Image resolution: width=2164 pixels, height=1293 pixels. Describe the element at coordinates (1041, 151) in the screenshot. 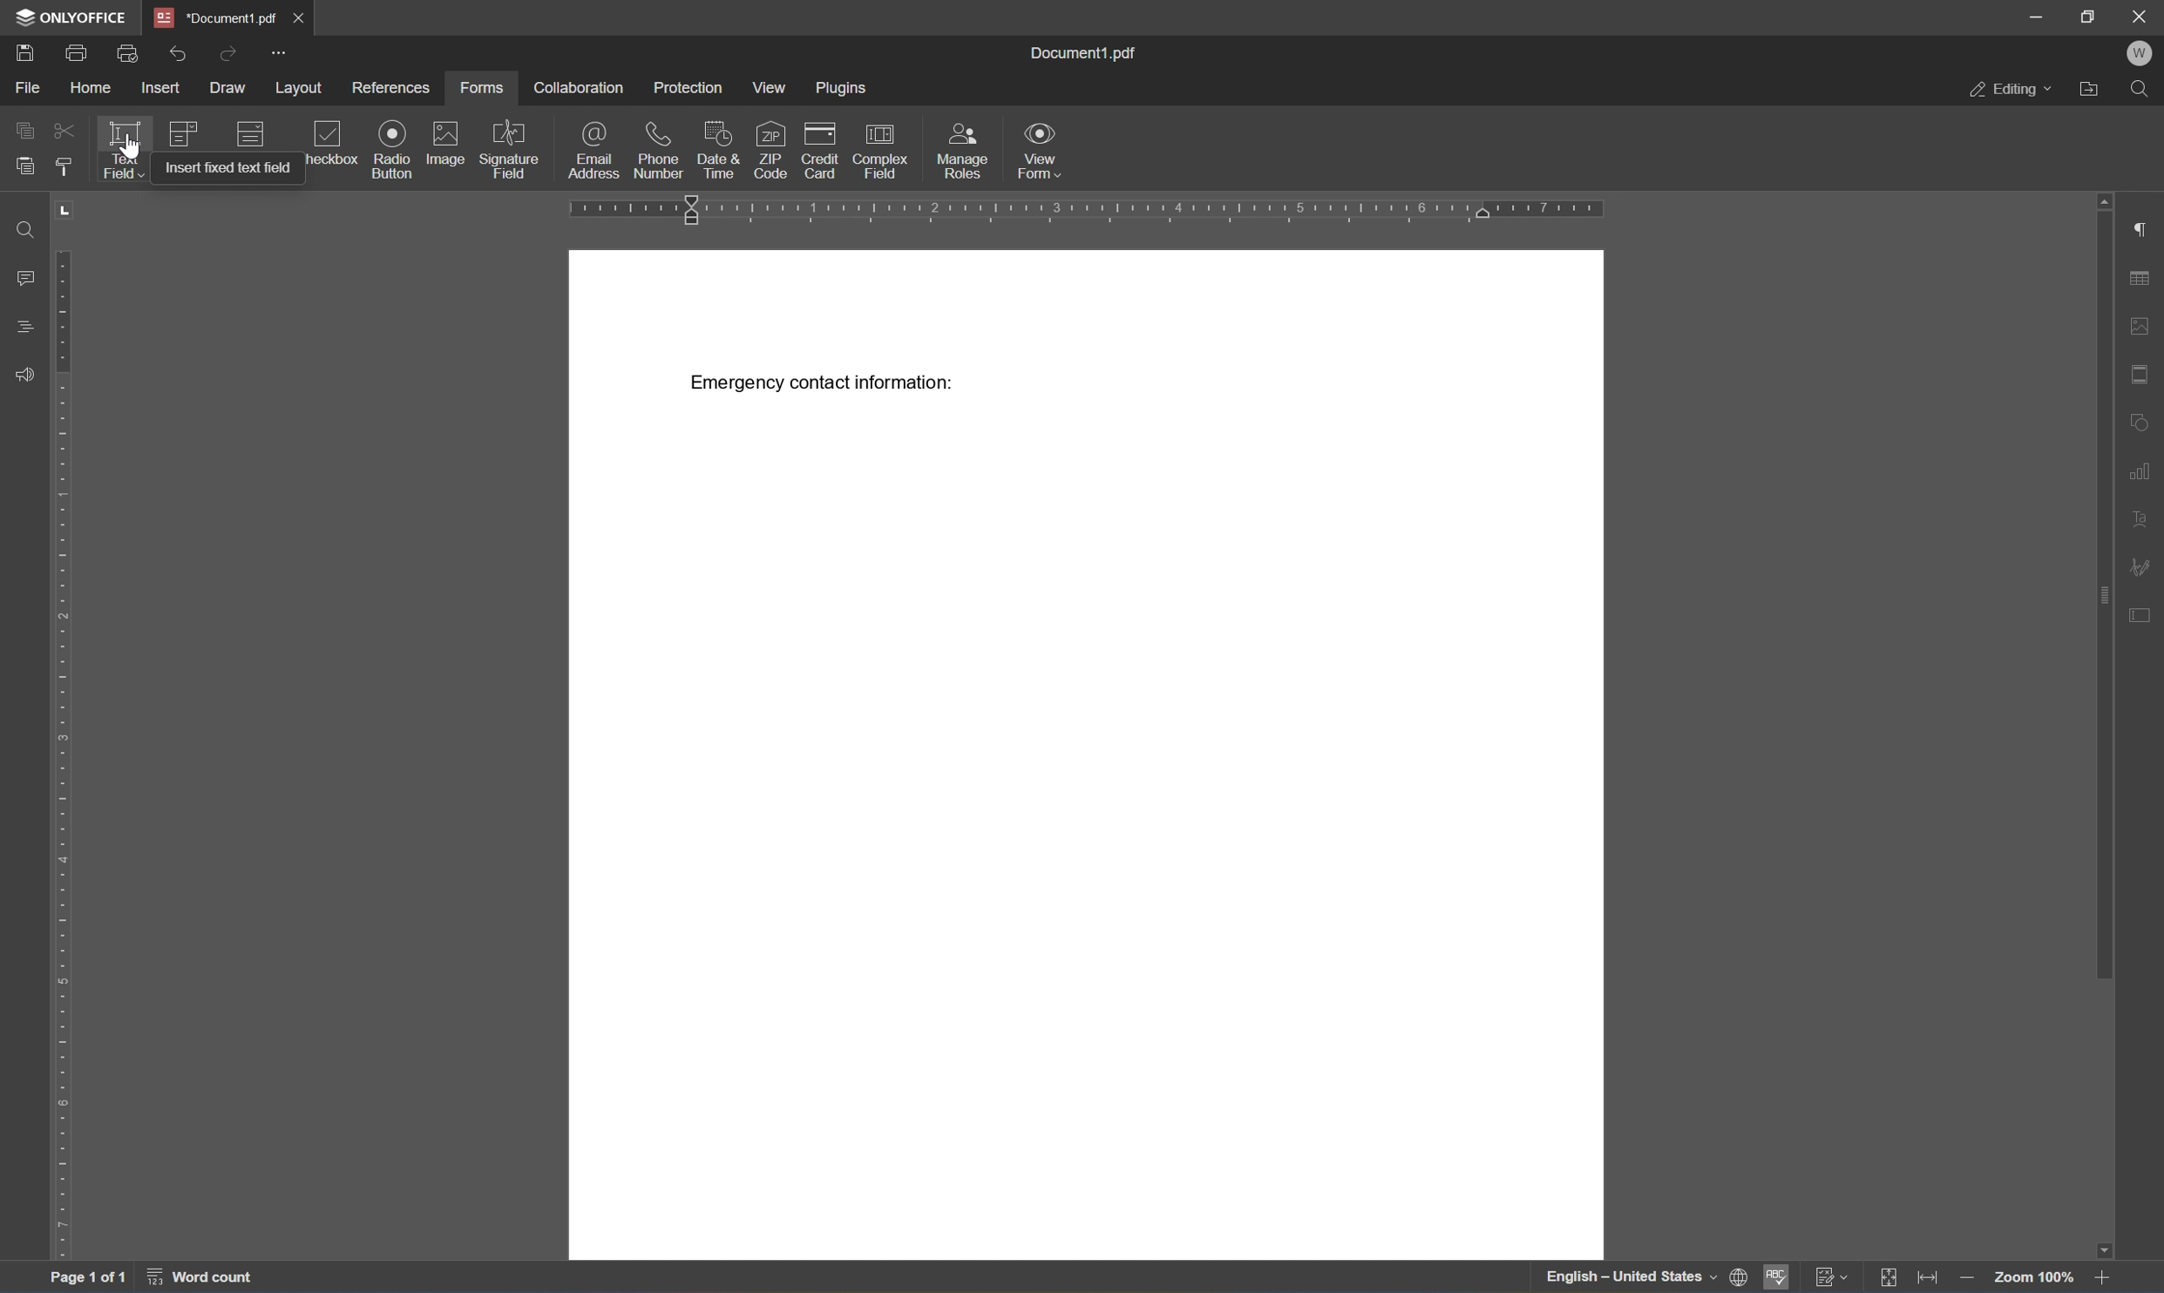

I see `view form` at that location.